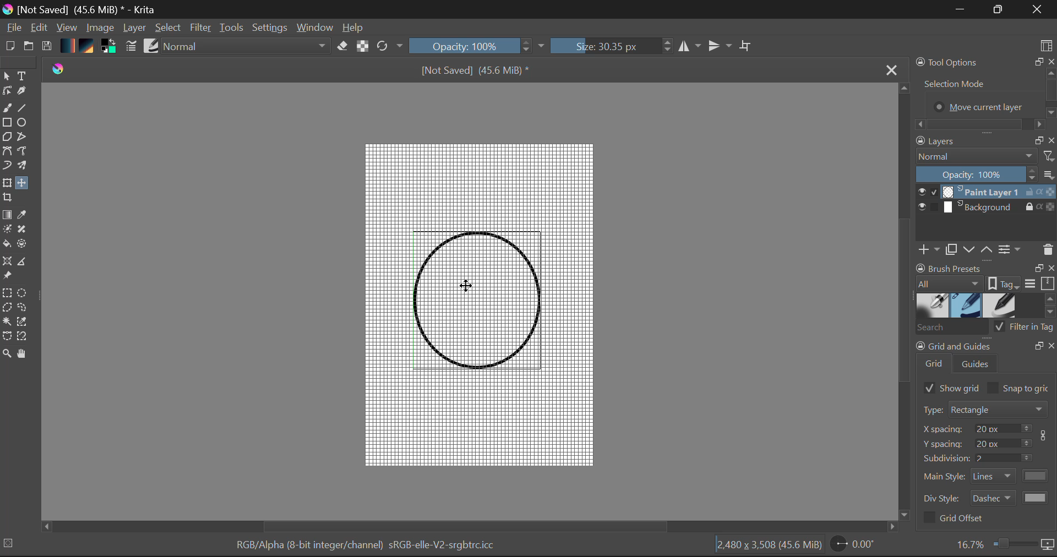  Describe the element at coordinates (985, 276) in the screenshot. I see `Brush Presets Docket Tab` at that location.